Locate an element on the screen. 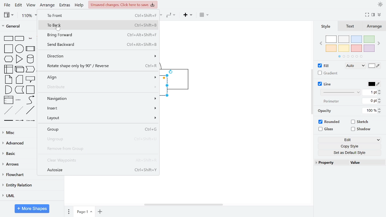 The height and width of the screenshot is (217, 386). format is located at coordinates (374, 14).